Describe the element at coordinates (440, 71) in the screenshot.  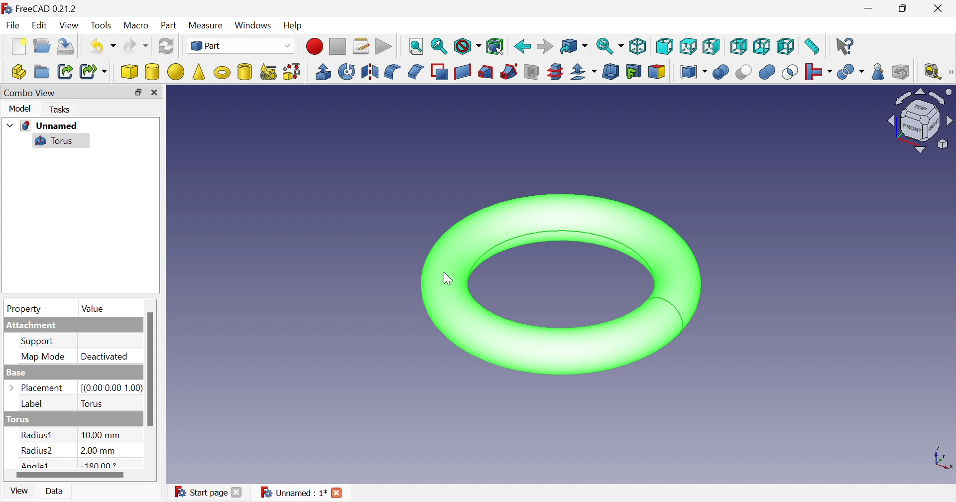
I see `Make face from wires` at that location.